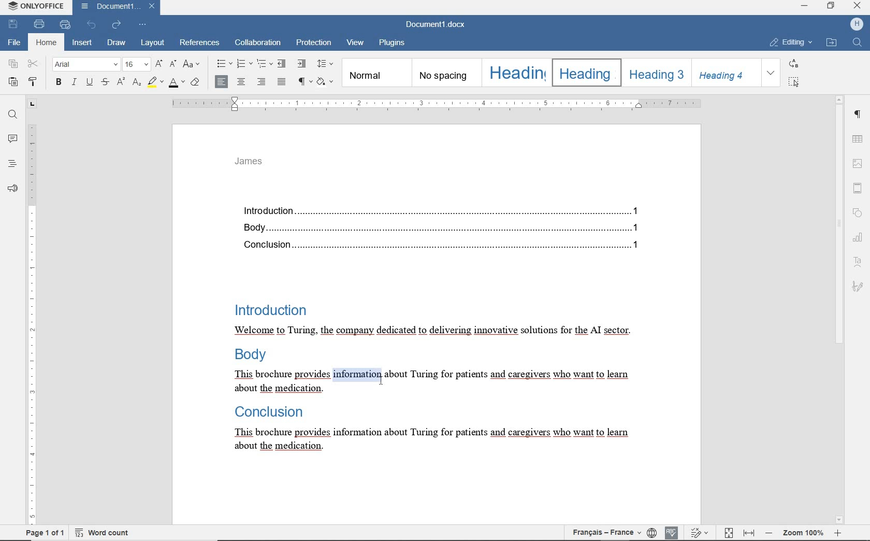  Describe the element at coordinates (200, 44) in the screenshot. I see `REFERENCES` at that location.